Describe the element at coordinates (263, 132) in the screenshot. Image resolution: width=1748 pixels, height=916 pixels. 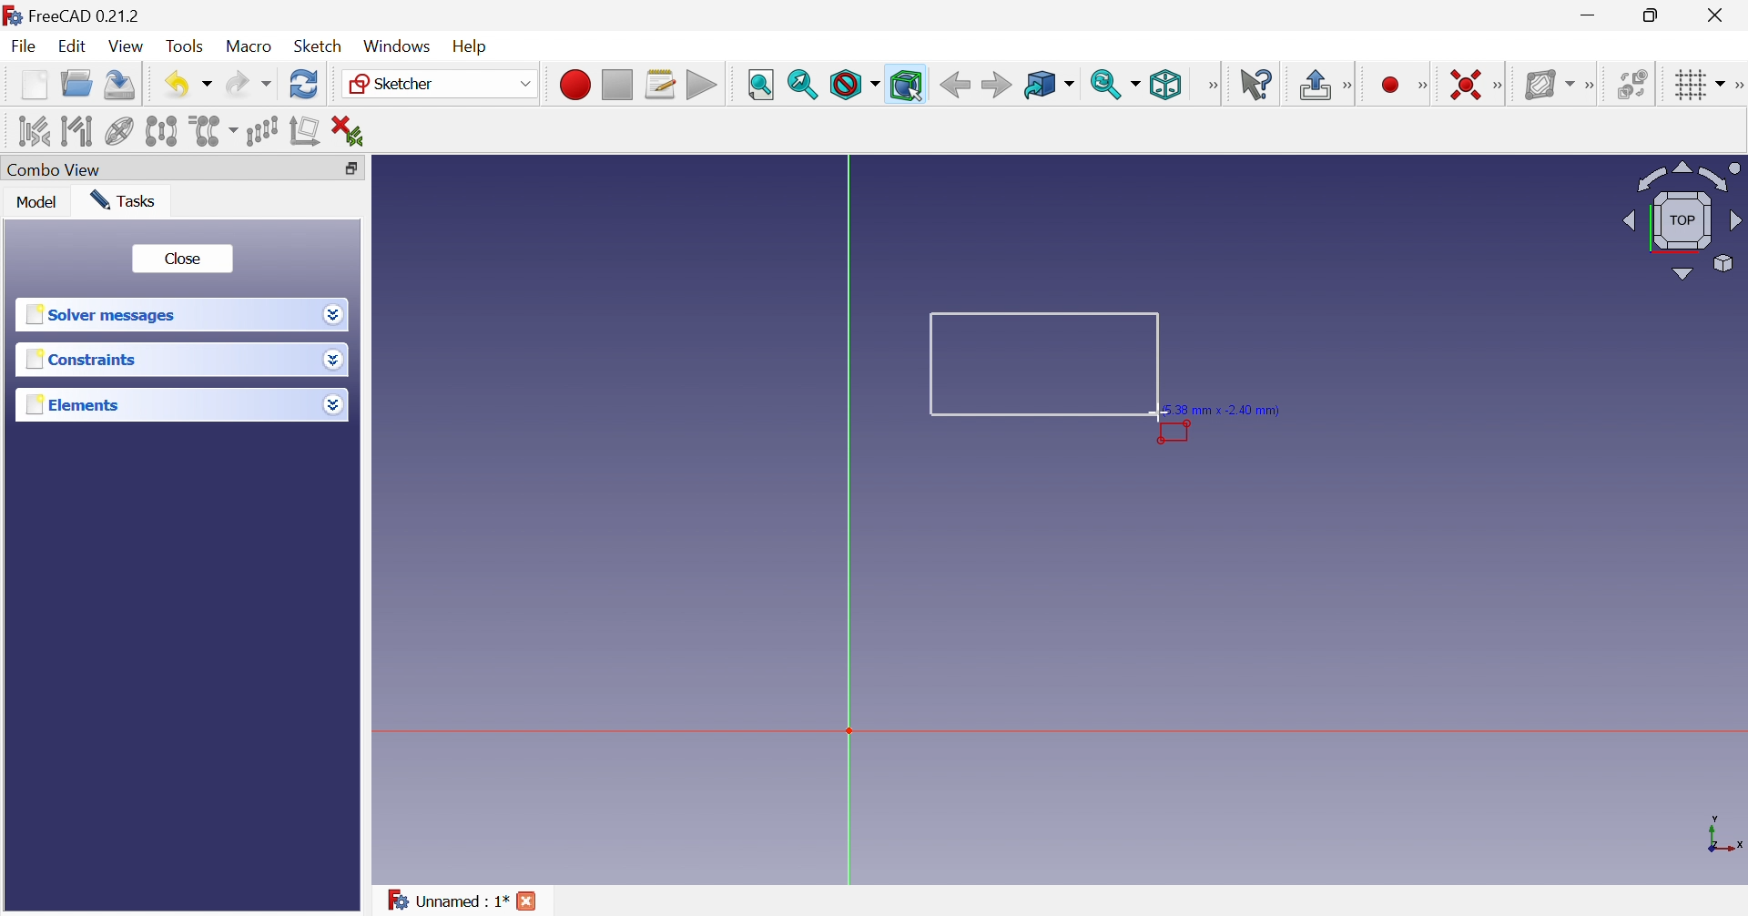
I see `Rectangular array` at that location.